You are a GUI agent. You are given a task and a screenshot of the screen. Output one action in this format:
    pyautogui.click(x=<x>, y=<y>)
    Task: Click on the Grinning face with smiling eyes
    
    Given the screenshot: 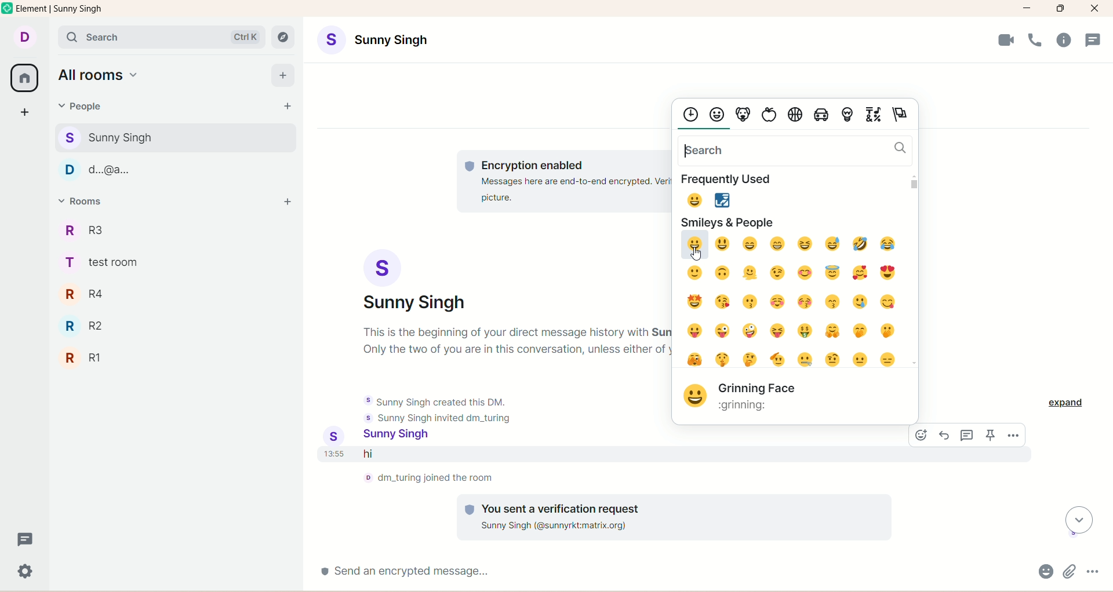 What is the action you would take?
    pyautogui.click(x=750, y=244)
    